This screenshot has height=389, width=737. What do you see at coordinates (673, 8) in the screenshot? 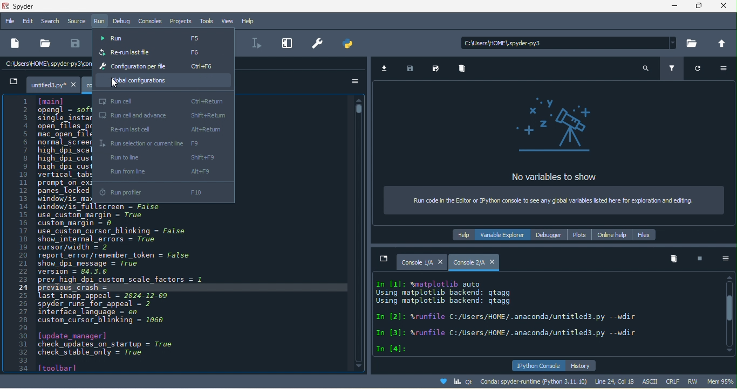
I see `minimize` at bounding box center [673, 8].